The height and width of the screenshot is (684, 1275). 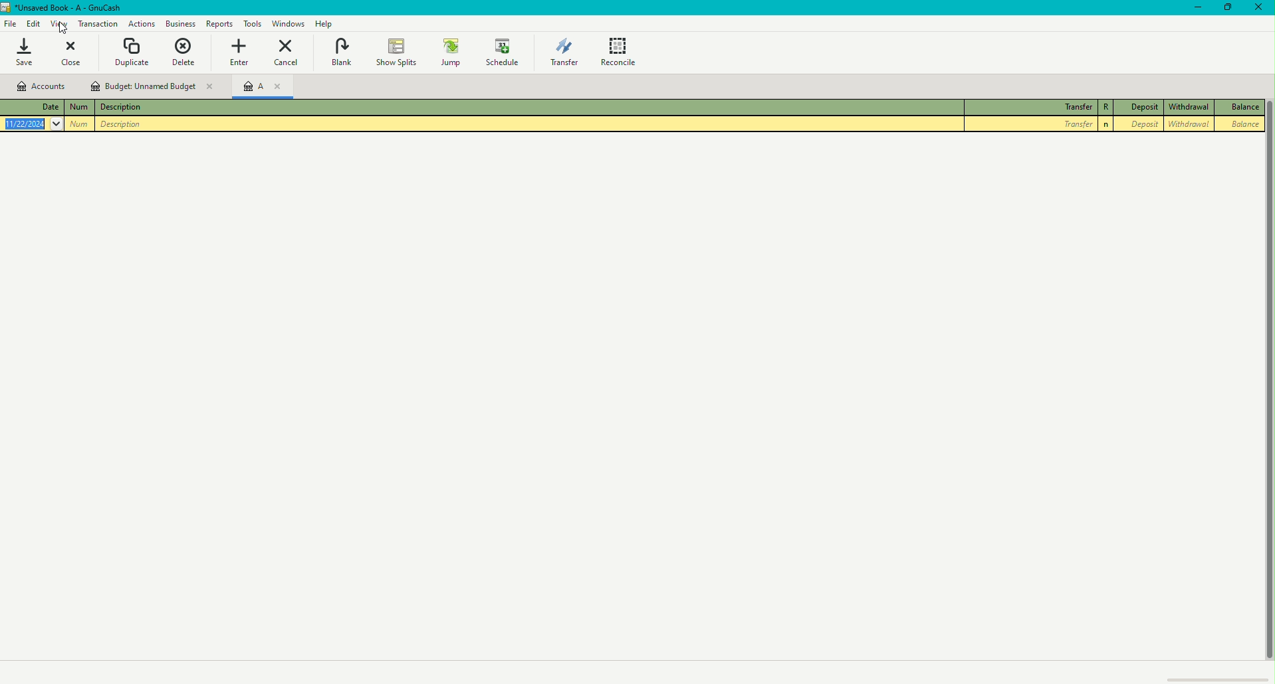 I want to click on Transfer, so click(x=562, y=52).